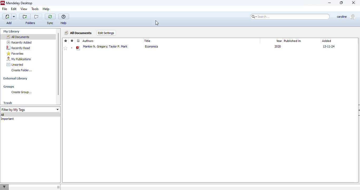  Describe the element at coordinates (15, 64) in the screenshot. I see `unsorted` at that location.